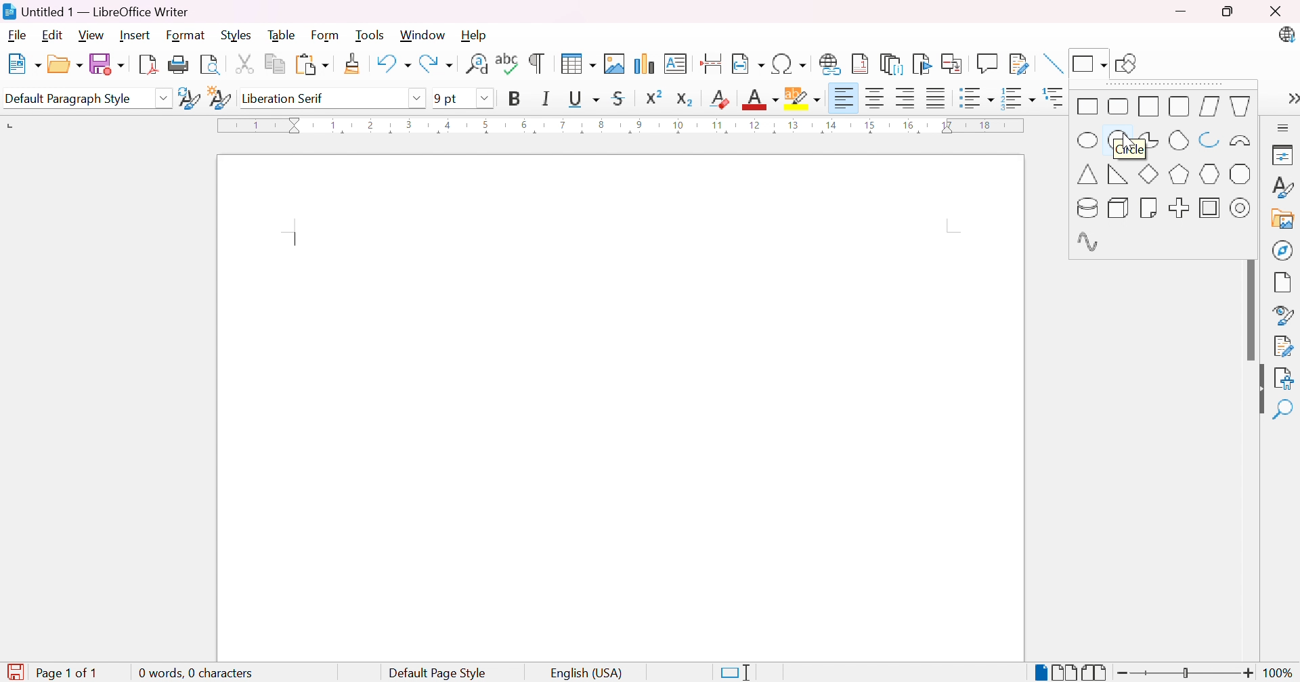  Describe the element at coordinates (1209, 174) in the screenshot. I see `Hexagon` at that location.